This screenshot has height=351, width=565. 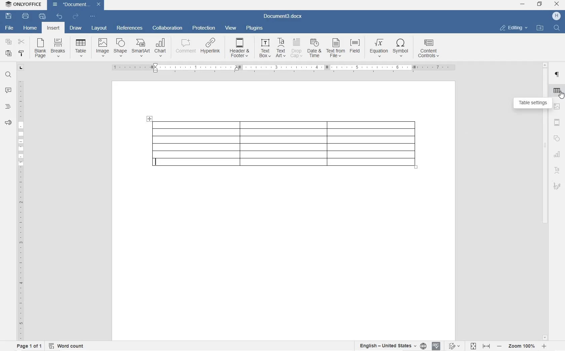 I want to click on PASTE, so click(x=9, y=54).